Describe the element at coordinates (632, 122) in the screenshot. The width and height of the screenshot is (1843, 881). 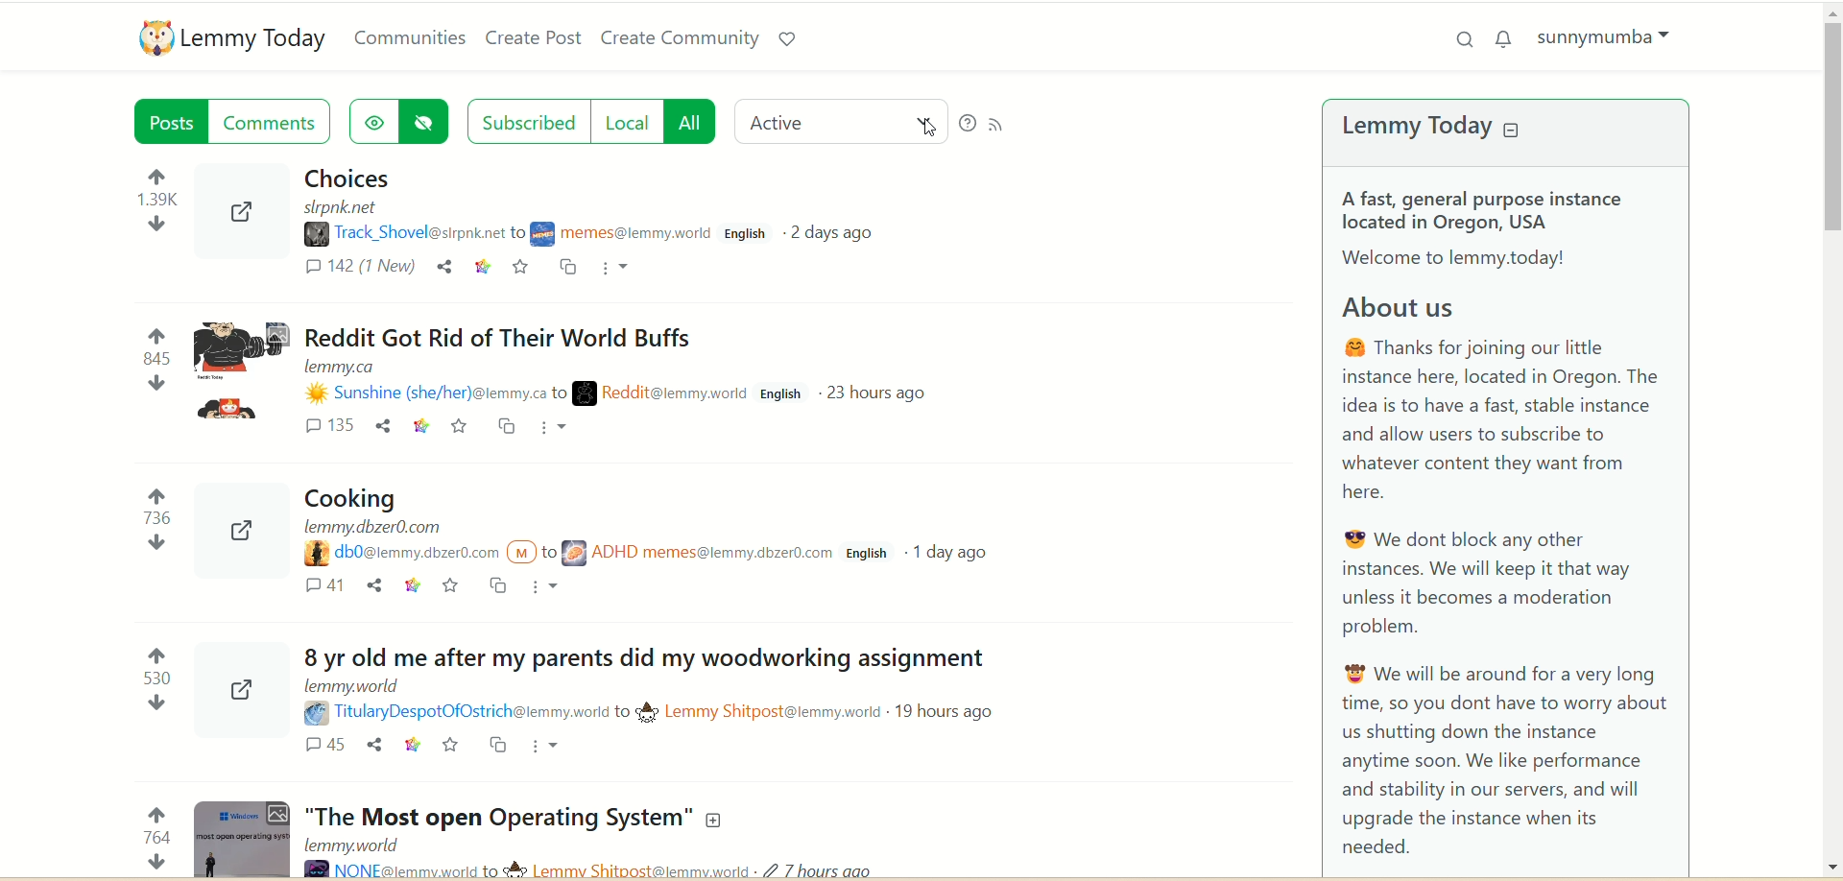
I see `local` at that location.